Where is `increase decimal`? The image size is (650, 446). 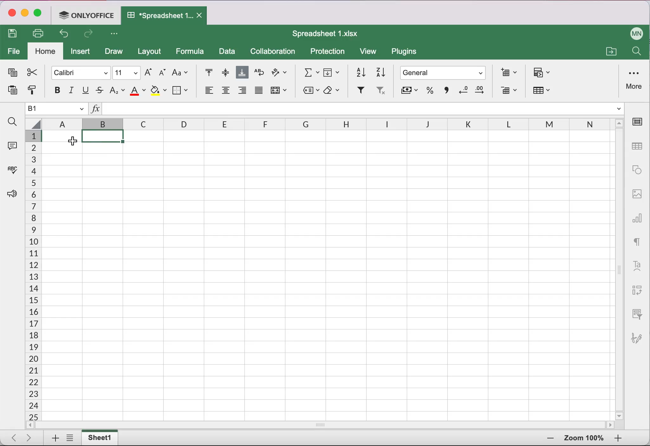 increase decimal is located at coordinates (482, 92).